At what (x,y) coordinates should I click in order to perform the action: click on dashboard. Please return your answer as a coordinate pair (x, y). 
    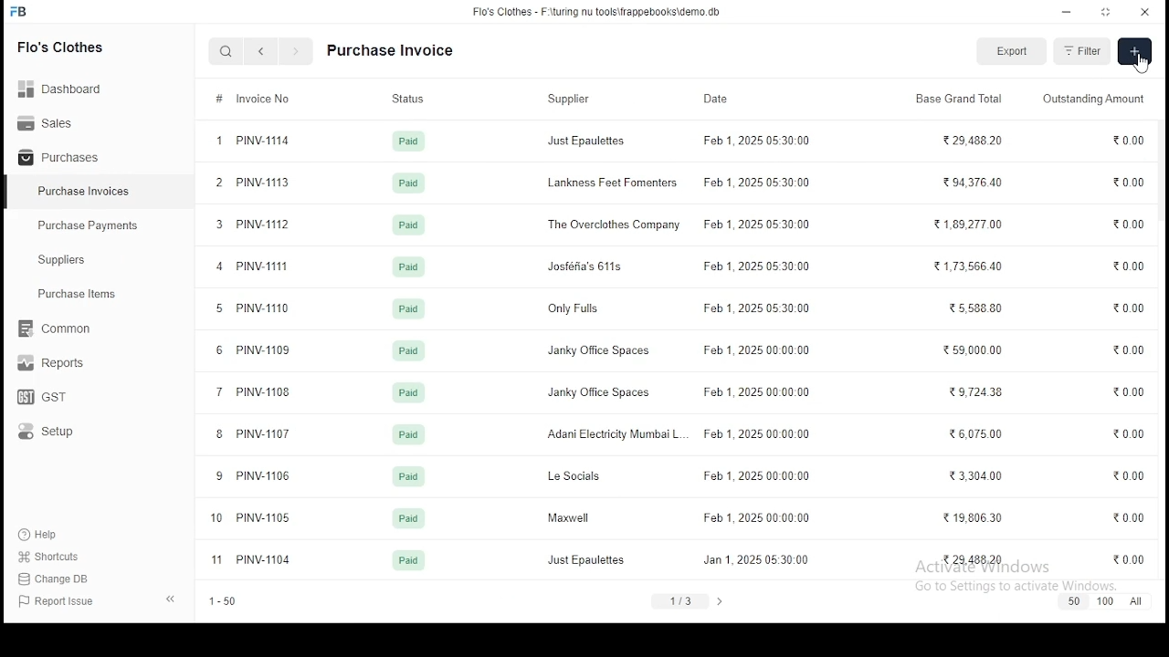
    Looking at the image, I should click on (68, 83).